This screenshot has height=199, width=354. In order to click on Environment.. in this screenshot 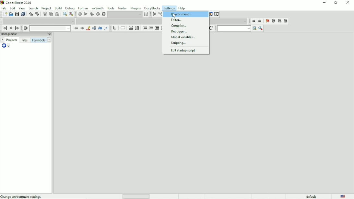, I will do `click(180, 14)`.